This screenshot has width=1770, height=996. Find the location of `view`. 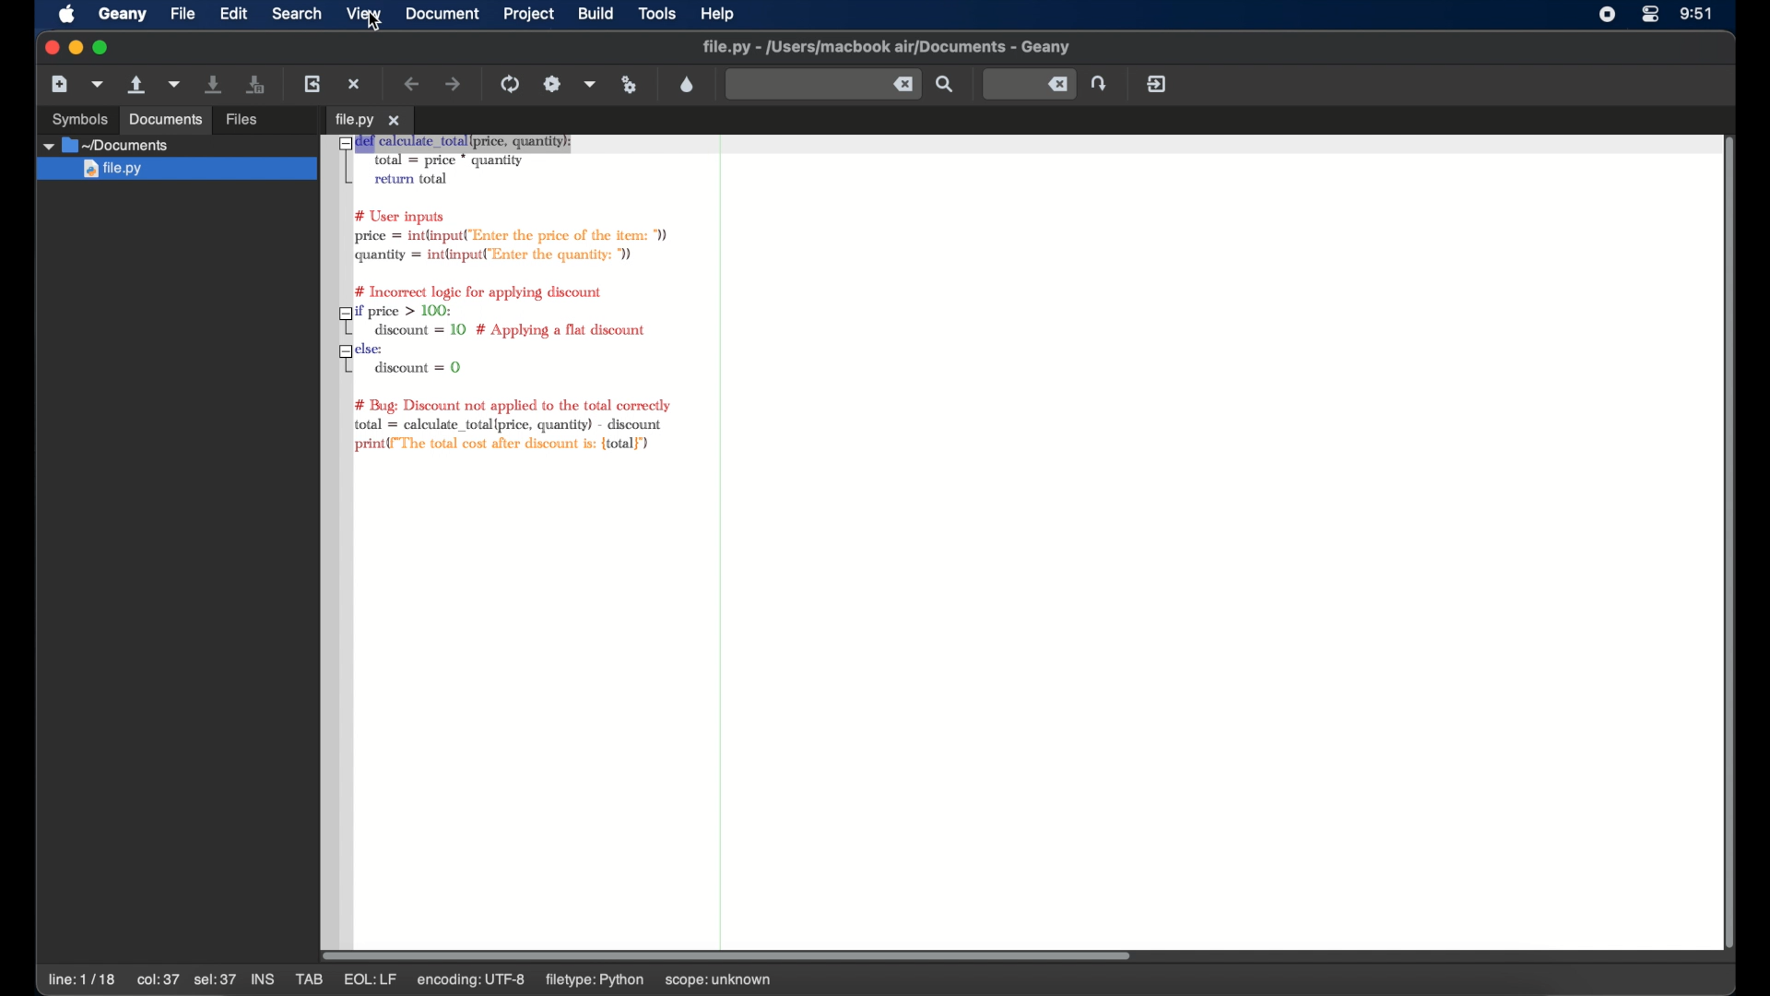

view is located at coordinates (363, 13).